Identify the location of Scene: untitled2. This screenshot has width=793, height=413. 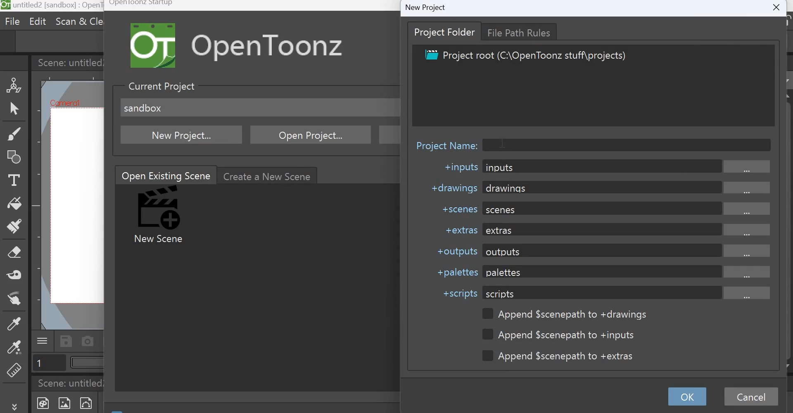
(73, 383).